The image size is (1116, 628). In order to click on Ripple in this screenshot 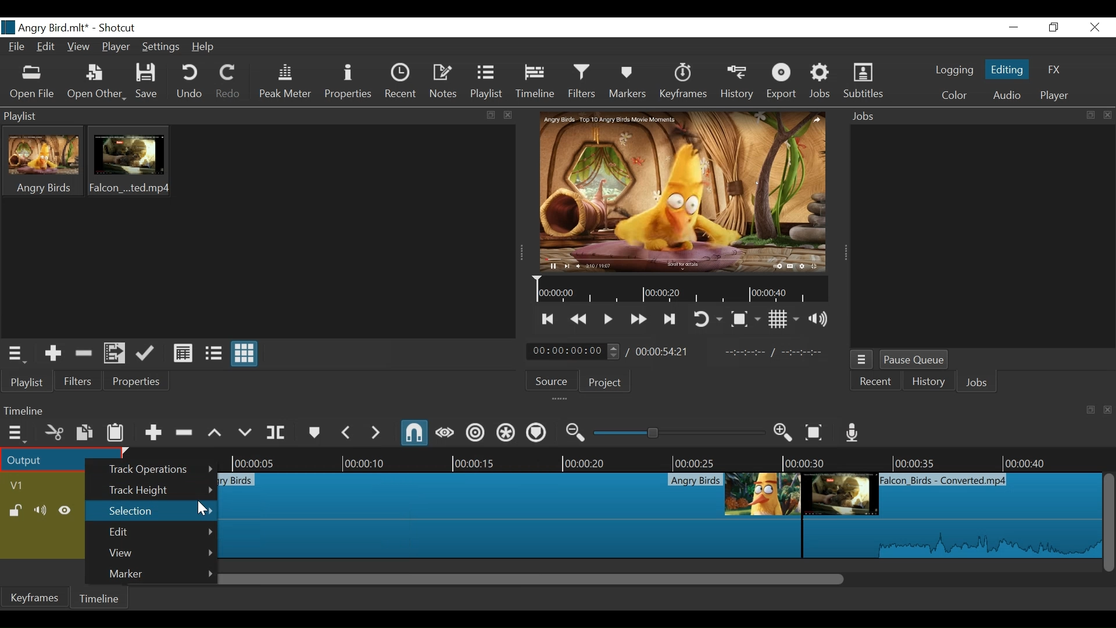, I will do `click(475, 434)`.